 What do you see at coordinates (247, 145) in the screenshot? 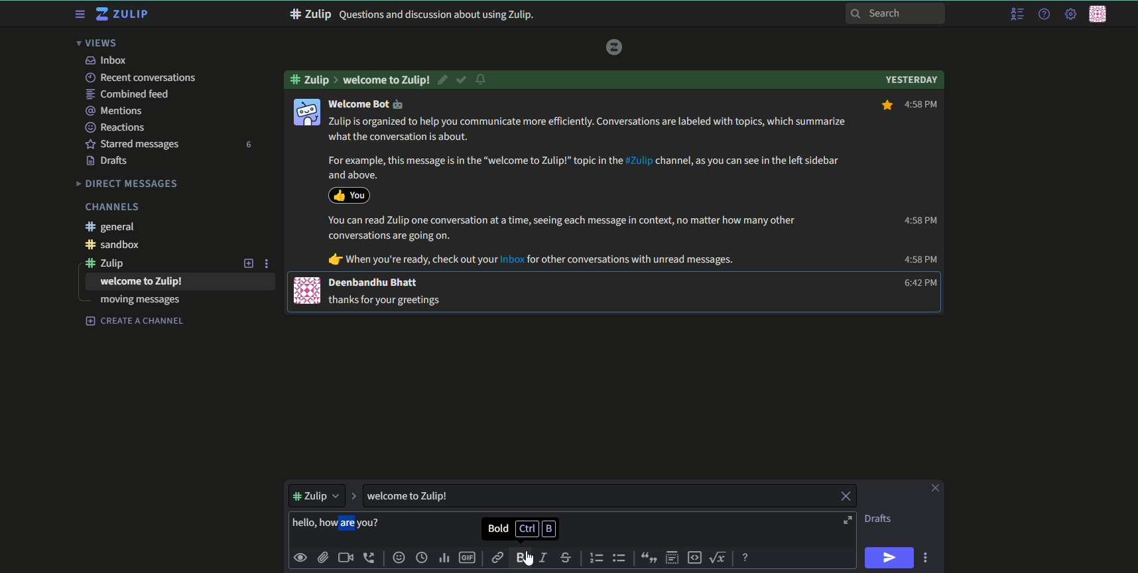
I see `number` at bounding box center [247, 145].